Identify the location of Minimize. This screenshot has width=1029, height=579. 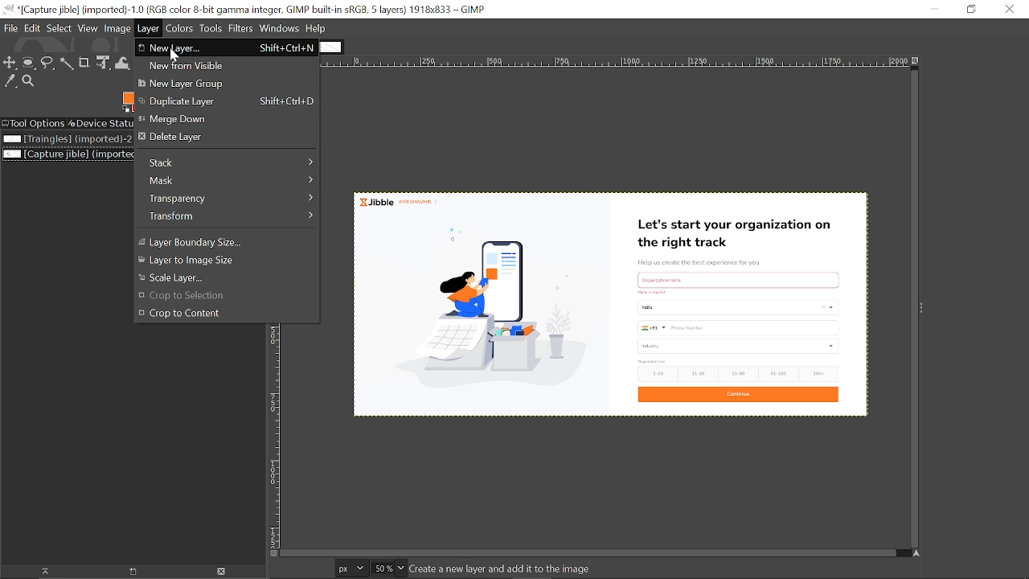
(934, 10).